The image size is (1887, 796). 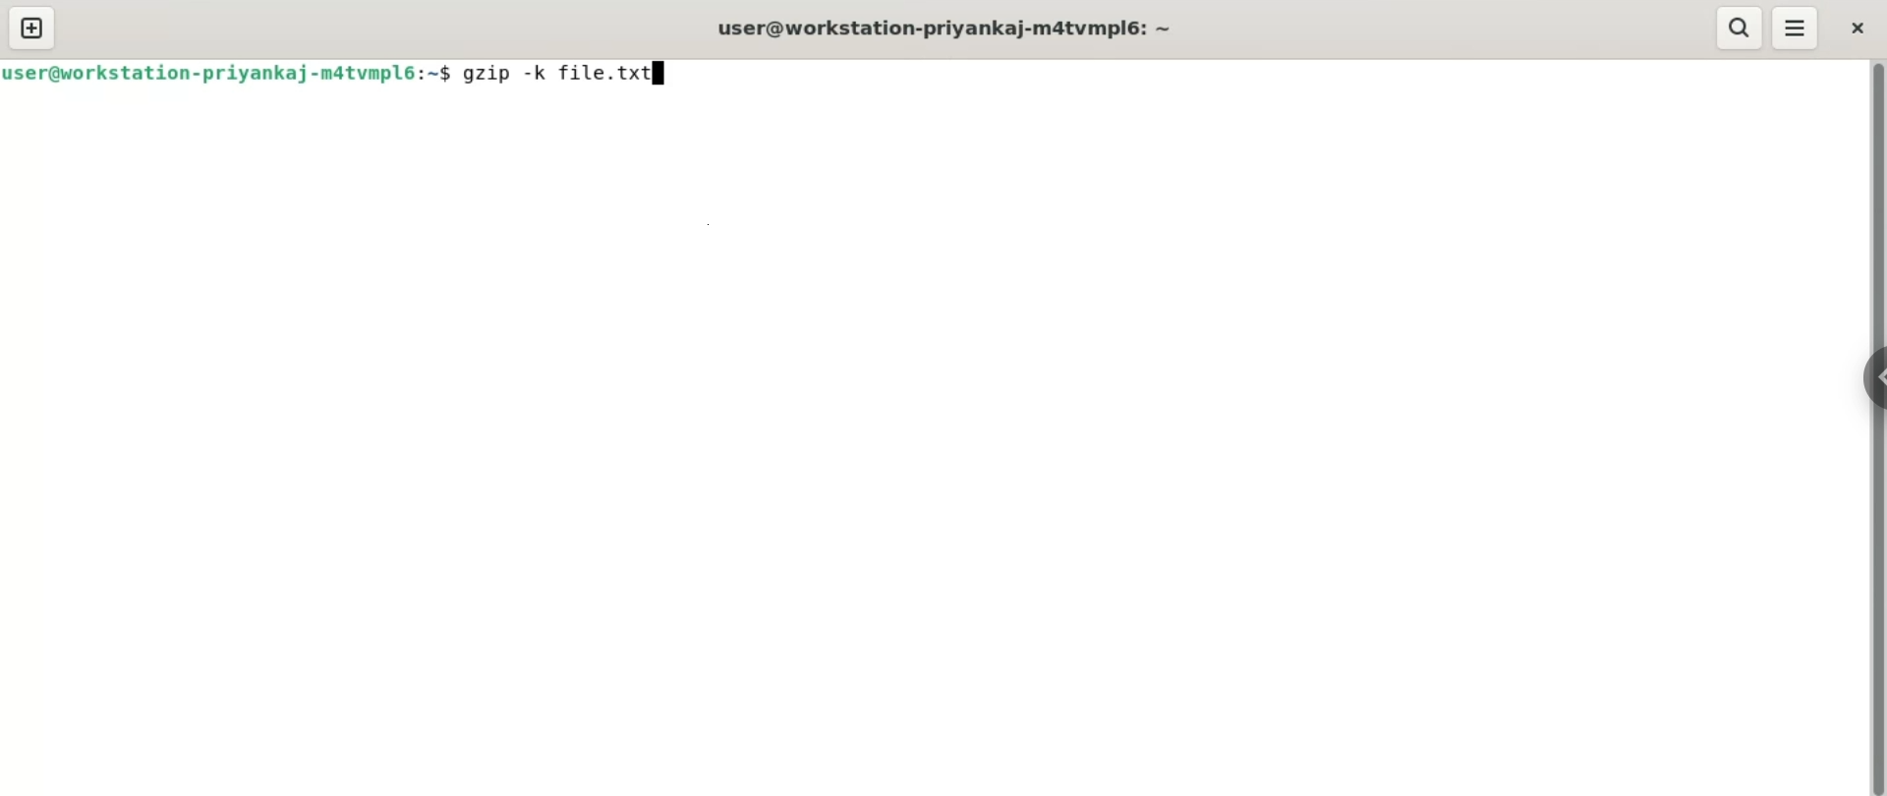 What do you see at coordinates (1738, 27) in the screenshot?
I see `search` at bounding box center [1738, 27].